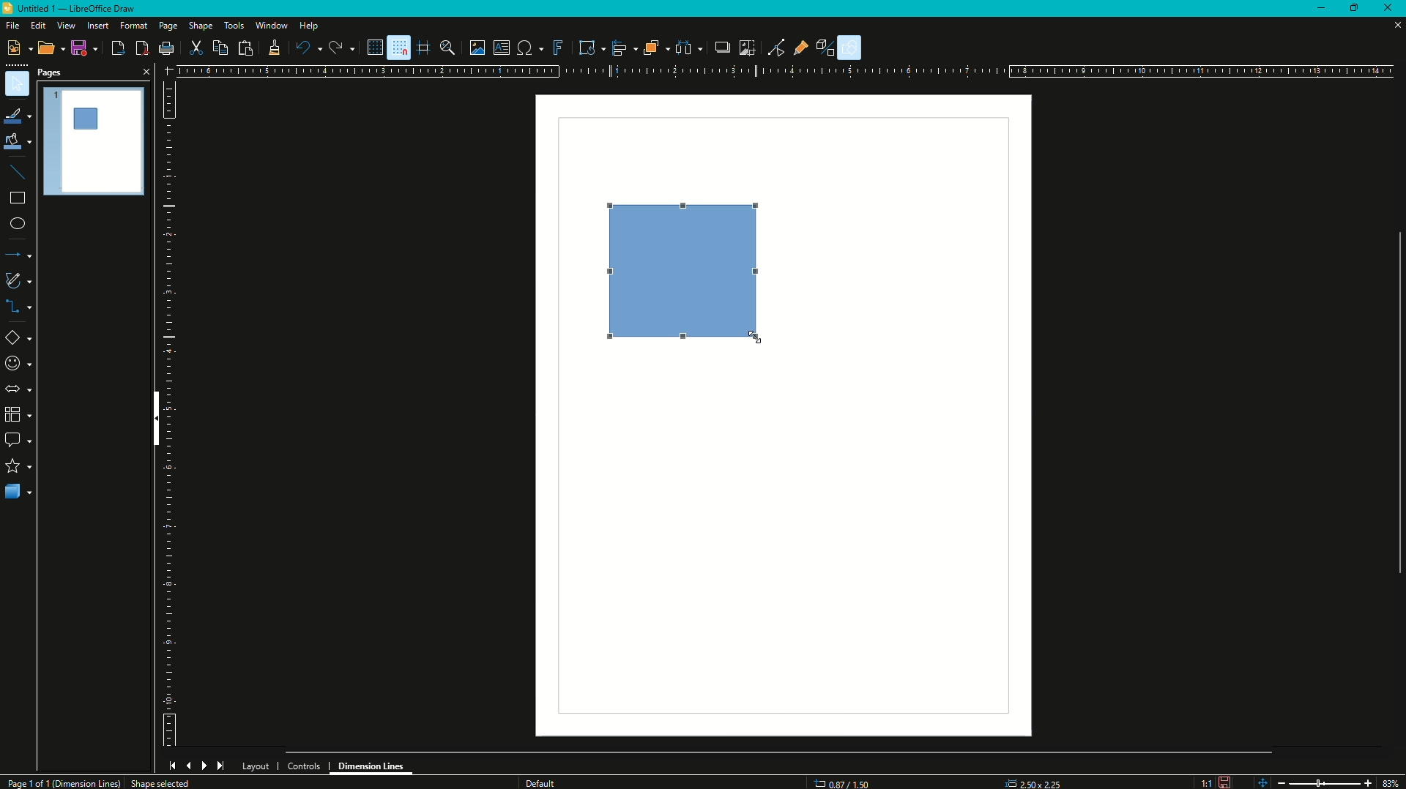  What do you see at coordinates (218, 48) in the screenshot?
I see `Copy` at bounding box center [218, 48].